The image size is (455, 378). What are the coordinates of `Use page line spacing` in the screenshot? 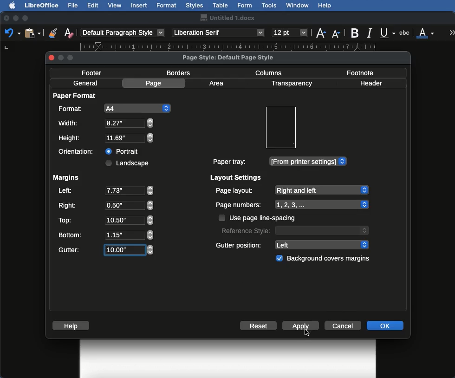 It's located at (258, 218).